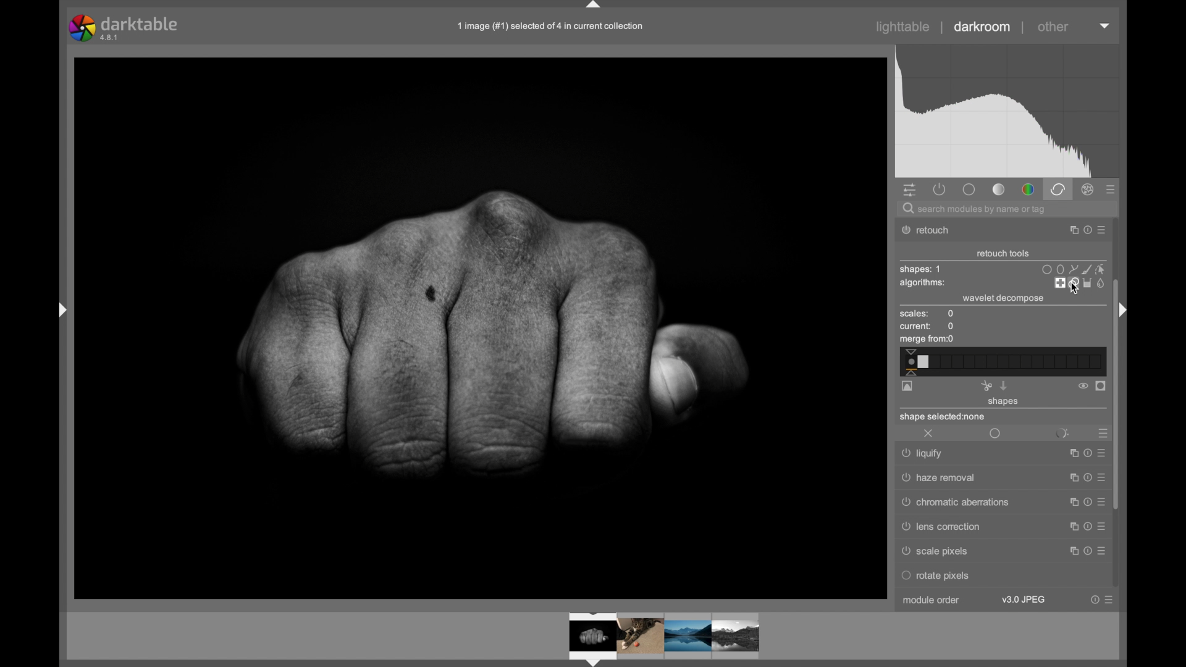 Image resolution: width=1186 pixels, height=667 pixels. What do you see at coordinates (1083, 386) in the screenshot?
I see `switch off mask` at bounding box center [1083, 386].